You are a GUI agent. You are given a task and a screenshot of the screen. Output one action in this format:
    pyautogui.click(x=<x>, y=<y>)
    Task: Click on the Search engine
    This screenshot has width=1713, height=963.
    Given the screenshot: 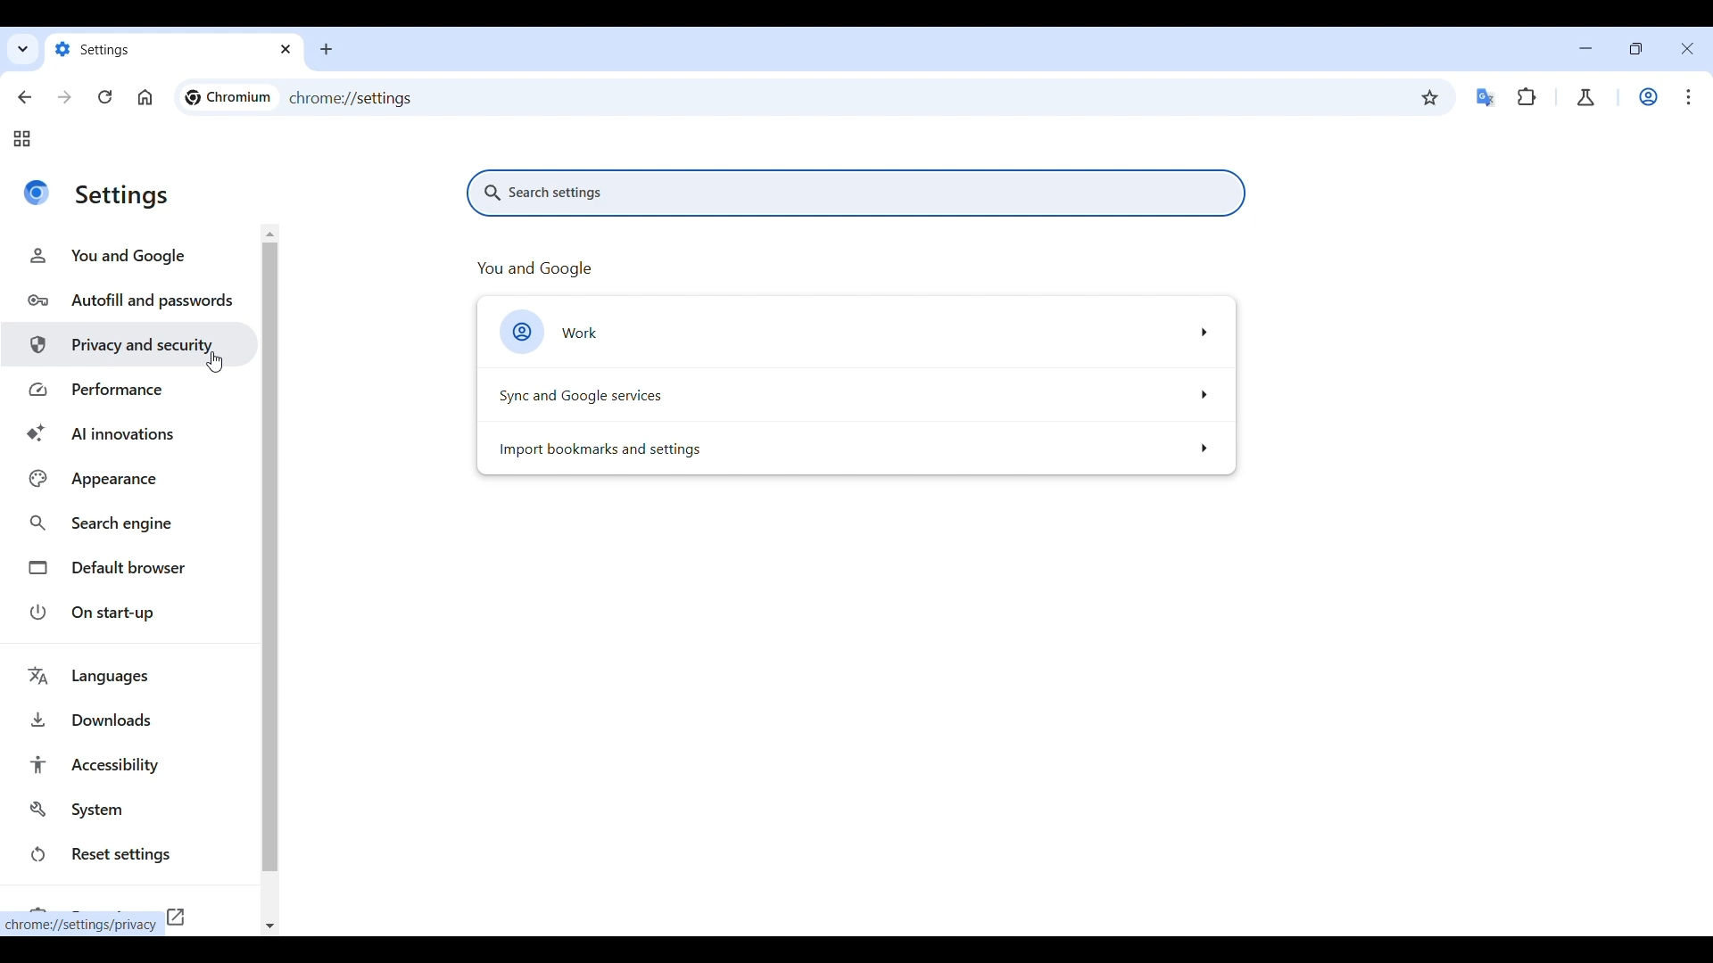 What is the action you would take?
    pyautogui.click(x=128, y=524)
    